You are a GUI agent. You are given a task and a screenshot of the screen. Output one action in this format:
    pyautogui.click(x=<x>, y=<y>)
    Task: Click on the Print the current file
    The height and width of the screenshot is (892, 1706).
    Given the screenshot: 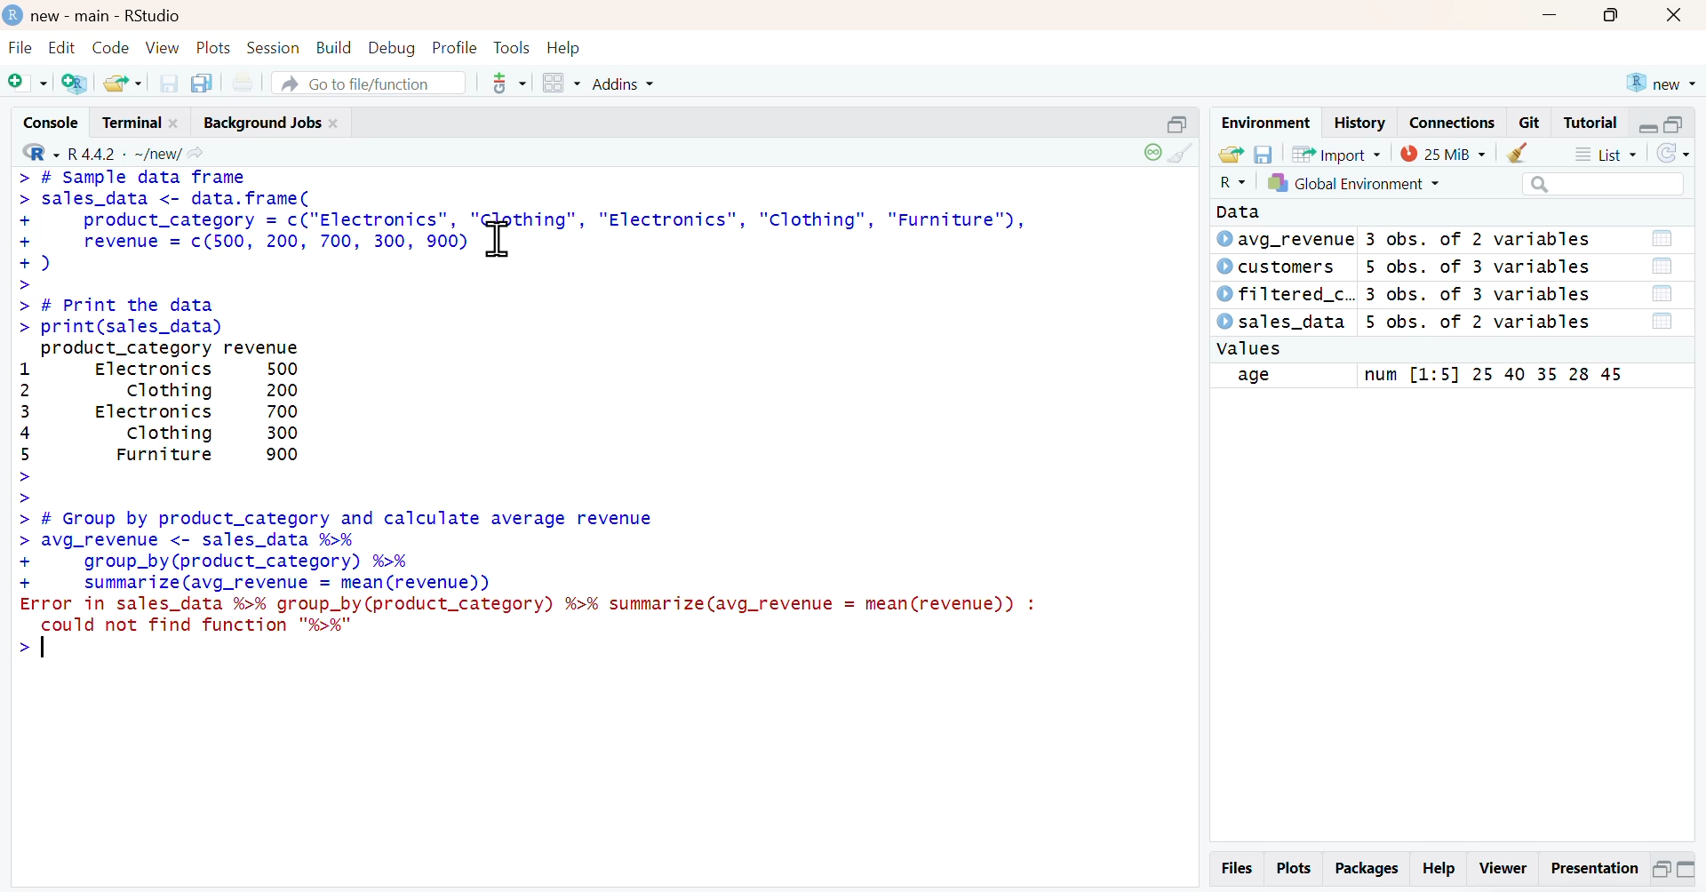 What is the action you would take?
    pyautogui.click(x=241, y=83)
    